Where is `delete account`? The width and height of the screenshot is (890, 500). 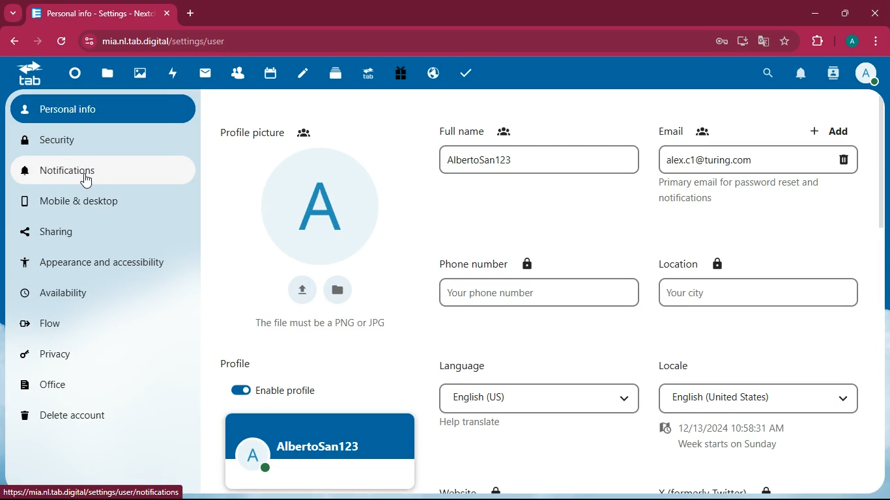 delete account is located at coordinates (100, 417).